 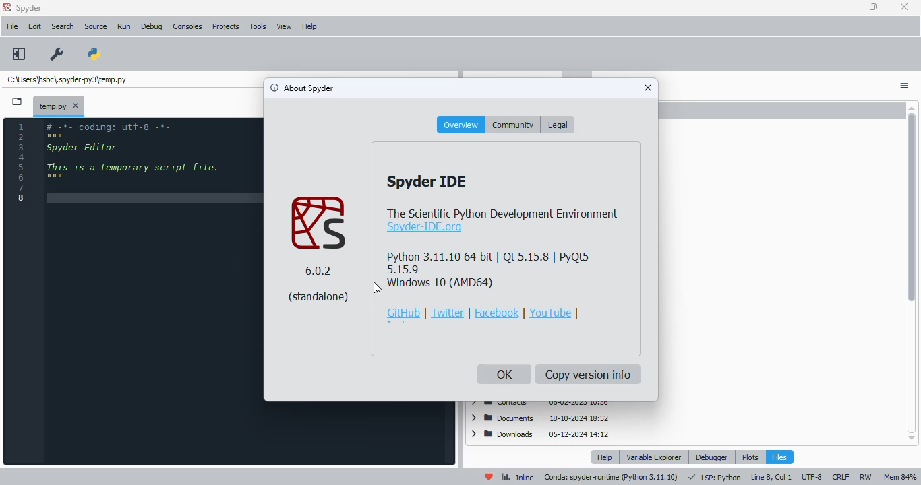 What do you see at coordinates (309, 27) in the screenshot?
I see `help` at bounding box center [309, 27].